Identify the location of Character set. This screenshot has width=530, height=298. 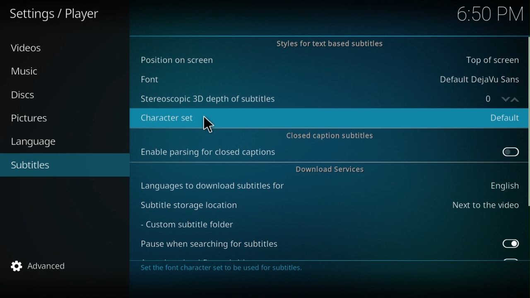
(327, 115).